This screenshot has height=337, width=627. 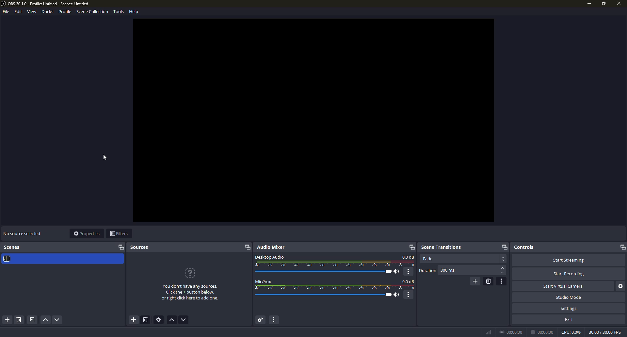 I want to click on expand, so click(x=504, y=247).